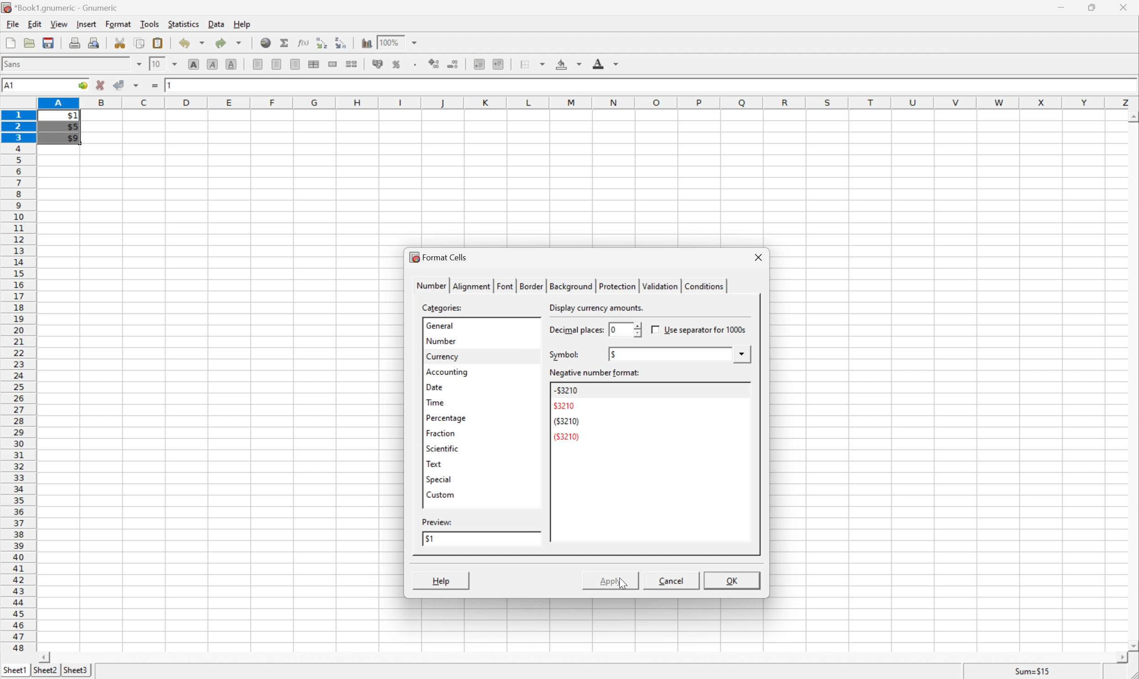  Describe the element at coordinates (139, 43) in the screenshot. I see `copy` at that location.